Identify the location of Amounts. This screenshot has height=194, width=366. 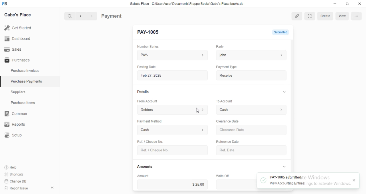
(144, 167).